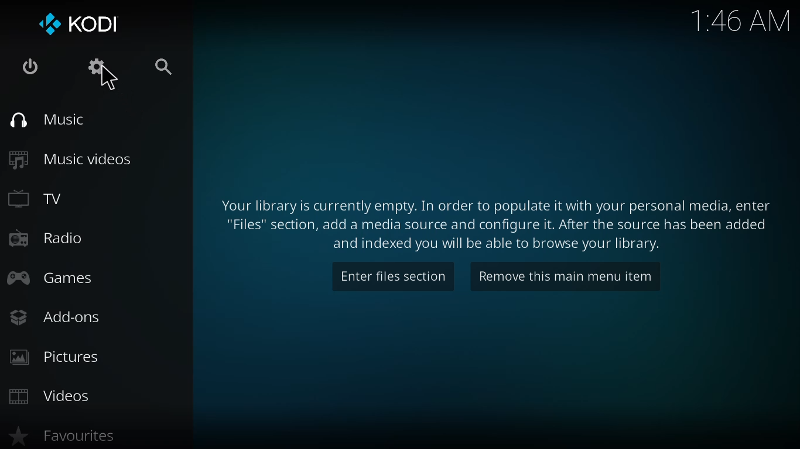 The width and height of the screenshot is (800, 449). What do you see at coordinates (54, 316) in the screenshot?
I see `add-ons` at bounding box center [54, 316].